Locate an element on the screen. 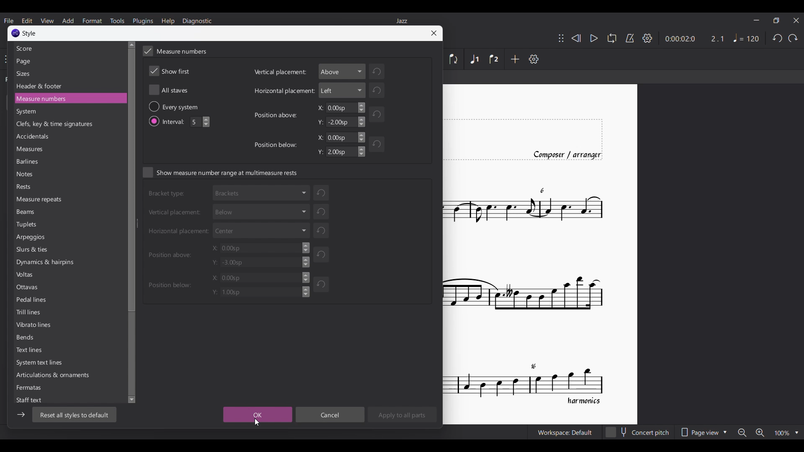 The image size is (804, 452). Current score is located at coordinates (541, 253).